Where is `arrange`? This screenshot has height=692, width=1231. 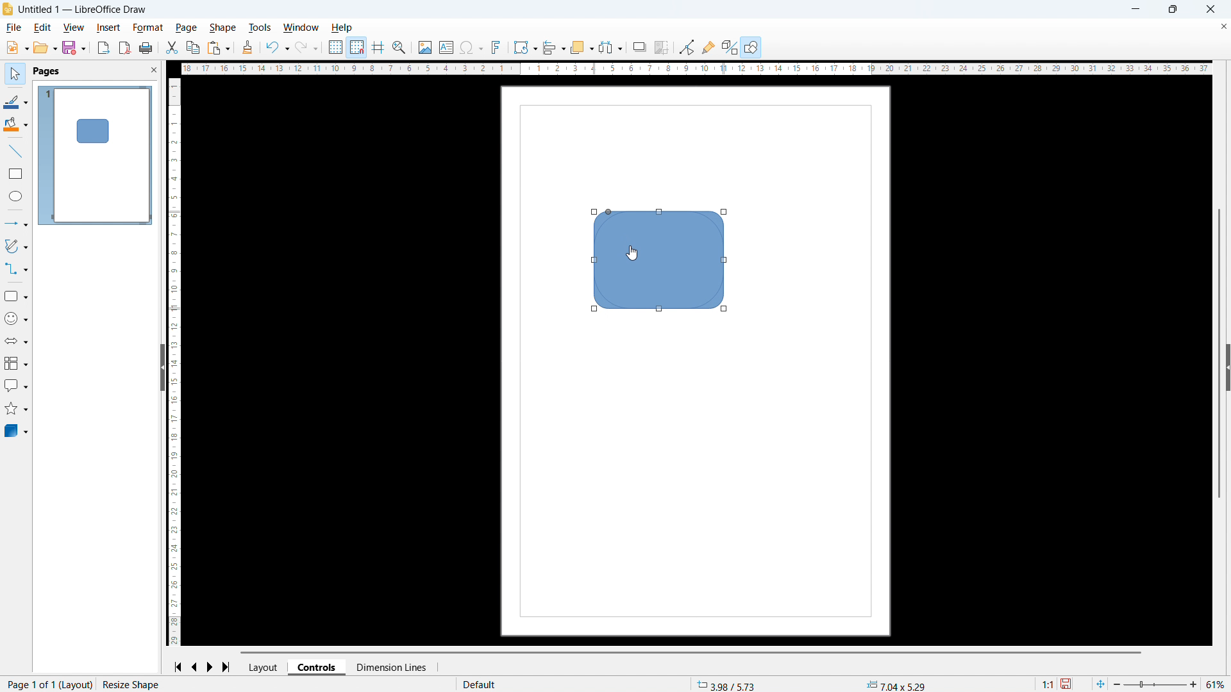
arrange is located at coordinates (581, 48).